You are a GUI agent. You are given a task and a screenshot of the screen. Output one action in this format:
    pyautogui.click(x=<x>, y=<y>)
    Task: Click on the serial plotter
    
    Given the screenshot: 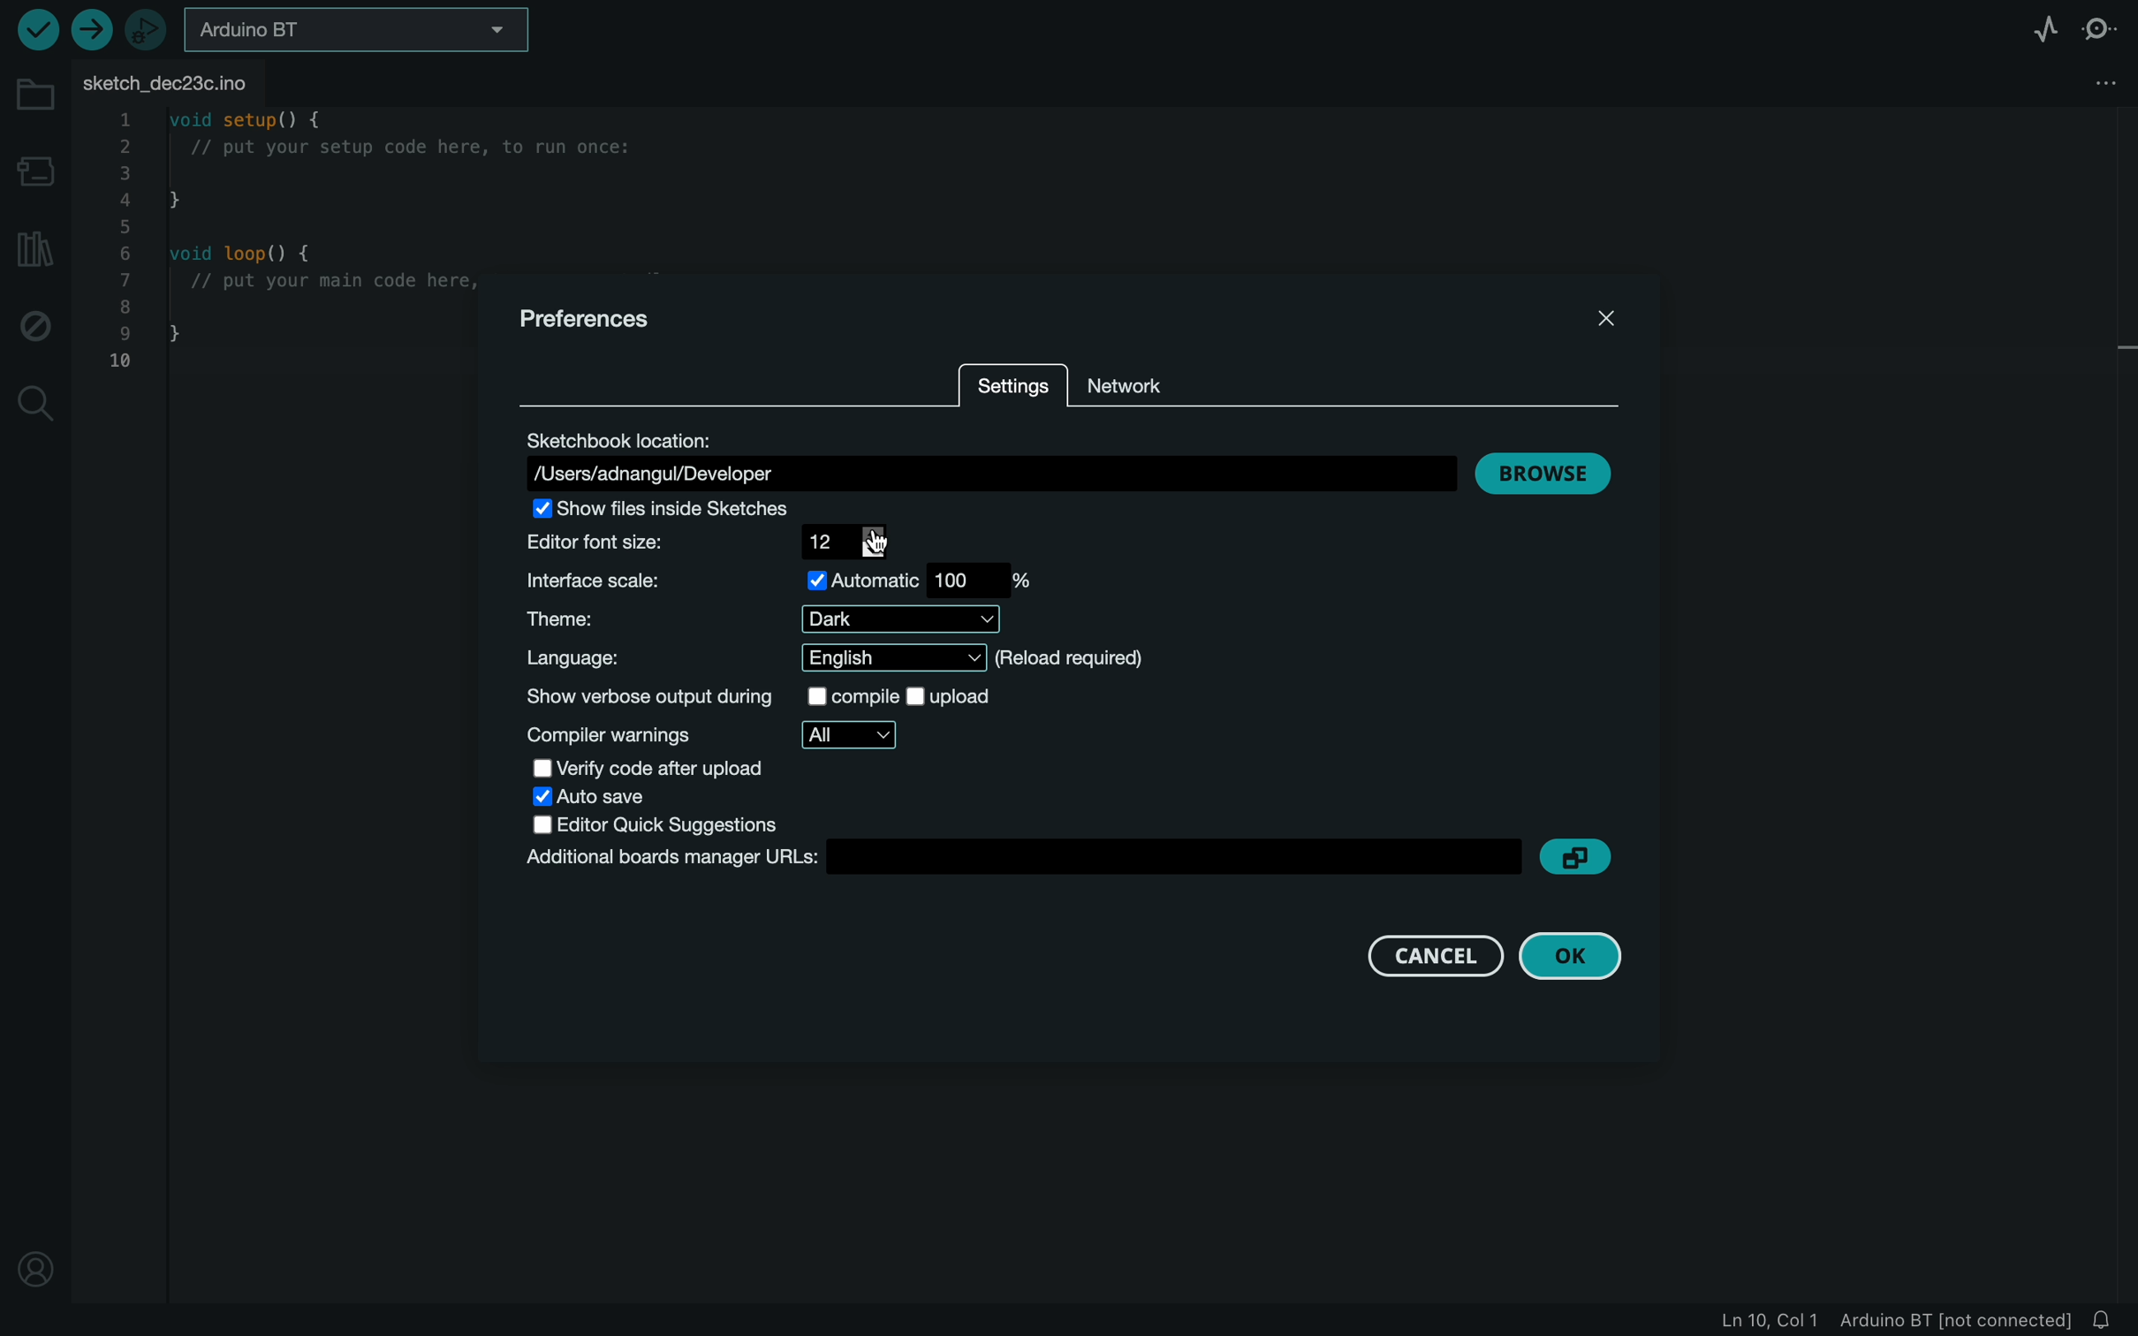 What is the action you would take?
    pyautogui.click(x=2036, y=25)
    